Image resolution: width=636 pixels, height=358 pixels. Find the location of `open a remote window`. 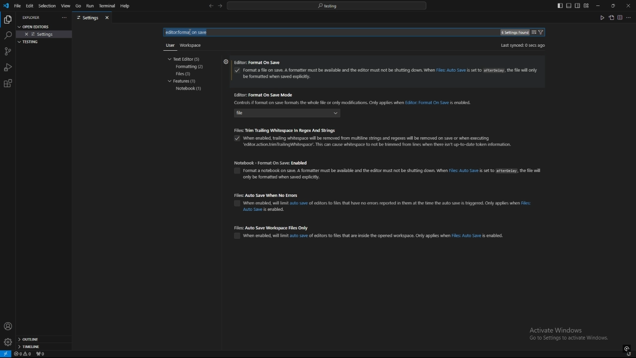

open a remote window is located at coordinates (6, 354).